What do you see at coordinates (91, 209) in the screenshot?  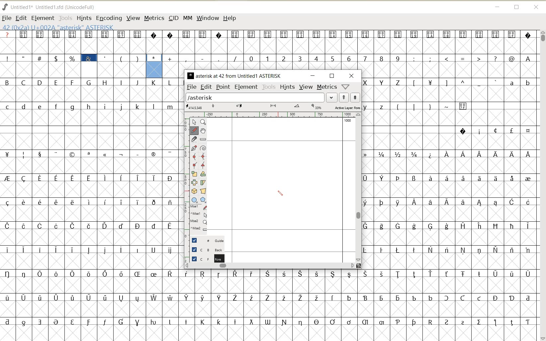 I see `GLYPHY CHARACTERS` at bounding box center [91, 209].